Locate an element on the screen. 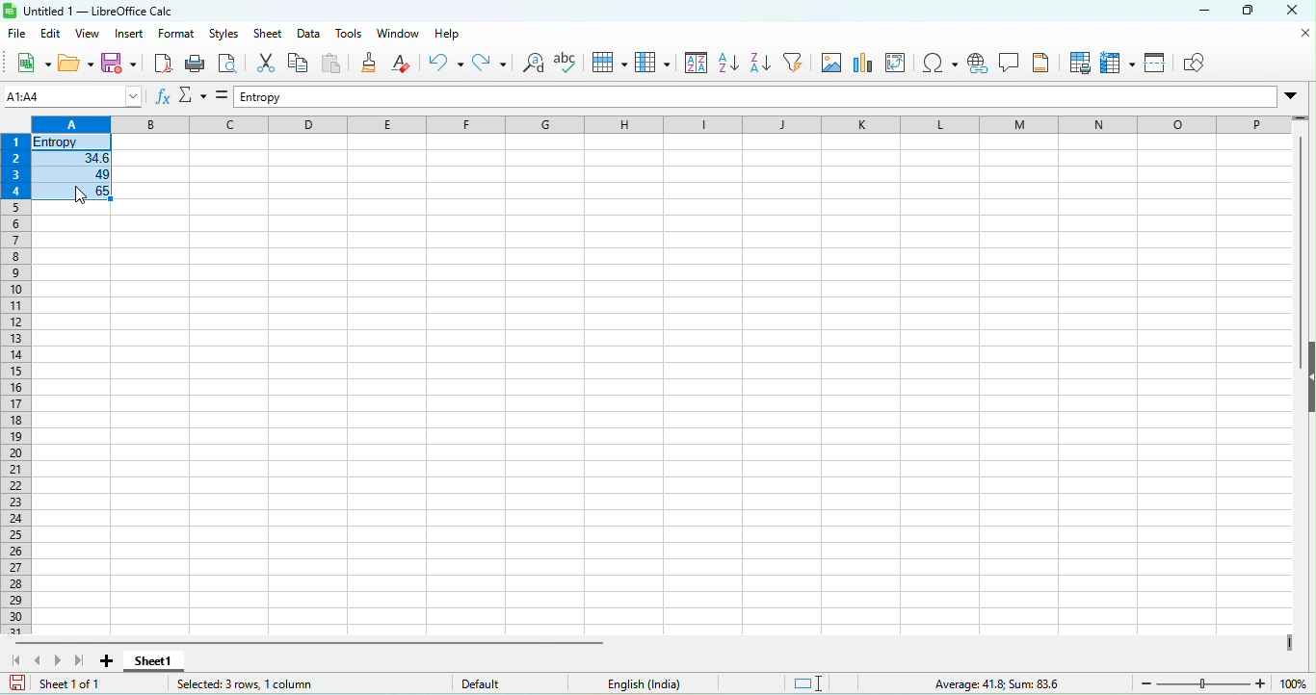 This screenshot has width=1316, height=695. date is located at coordinates (312, 34).